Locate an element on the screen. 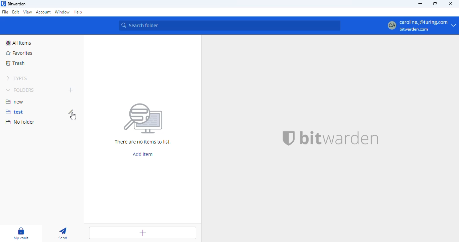  profile is located at coordinates (421, 26).